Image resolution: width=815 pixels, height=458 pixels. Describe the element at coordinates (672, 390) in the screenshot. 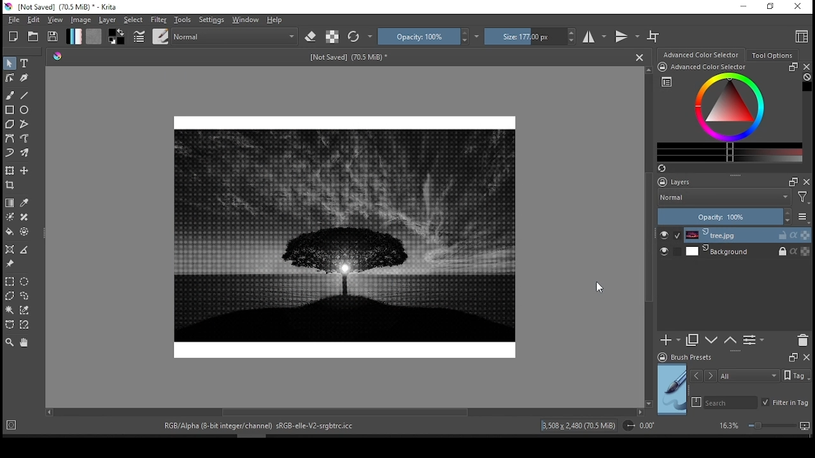

I see `preview` at that location.